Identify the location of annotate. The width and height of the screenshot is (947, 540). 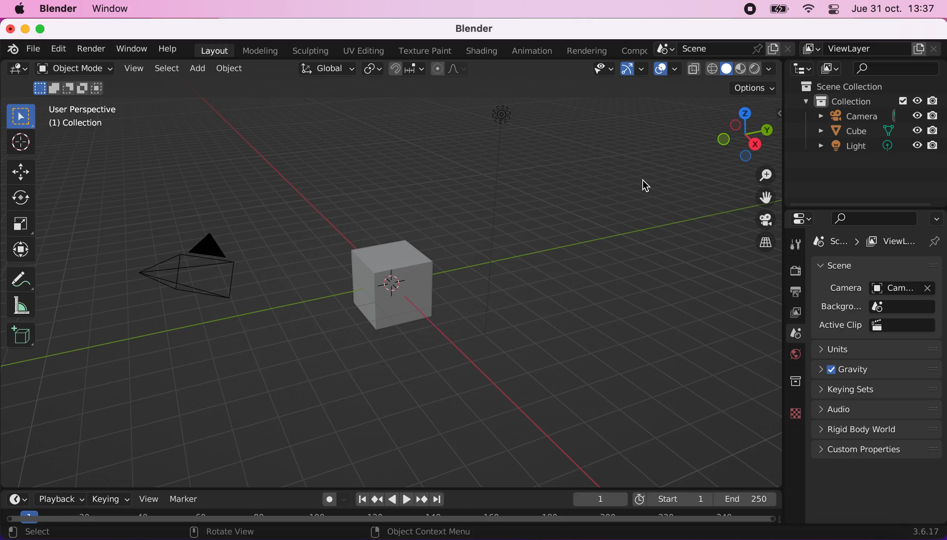
(24, 275).